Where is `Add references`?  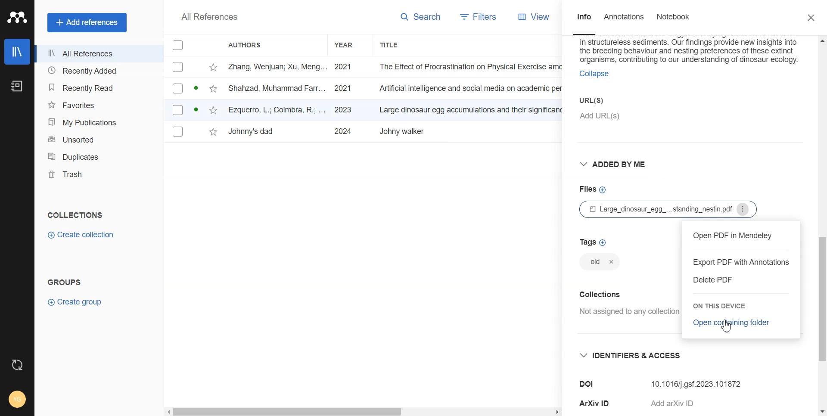 Add references is located at coordinates (87, 23).